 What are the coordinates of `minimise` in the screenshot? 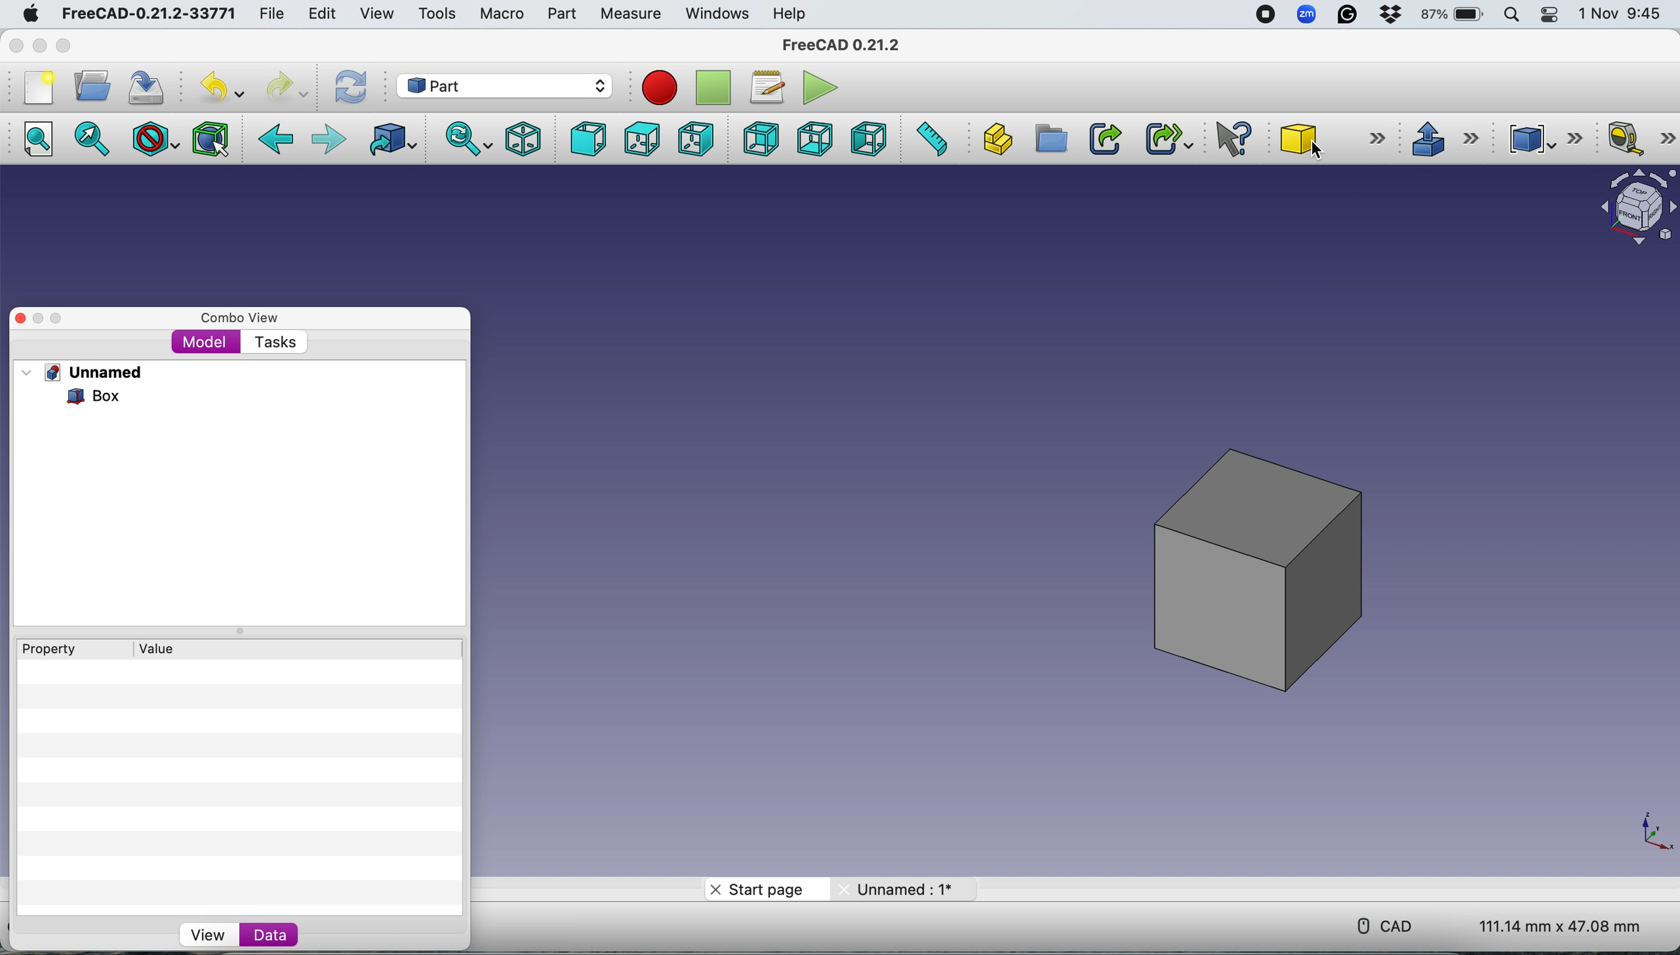 It's located at (39, 45).